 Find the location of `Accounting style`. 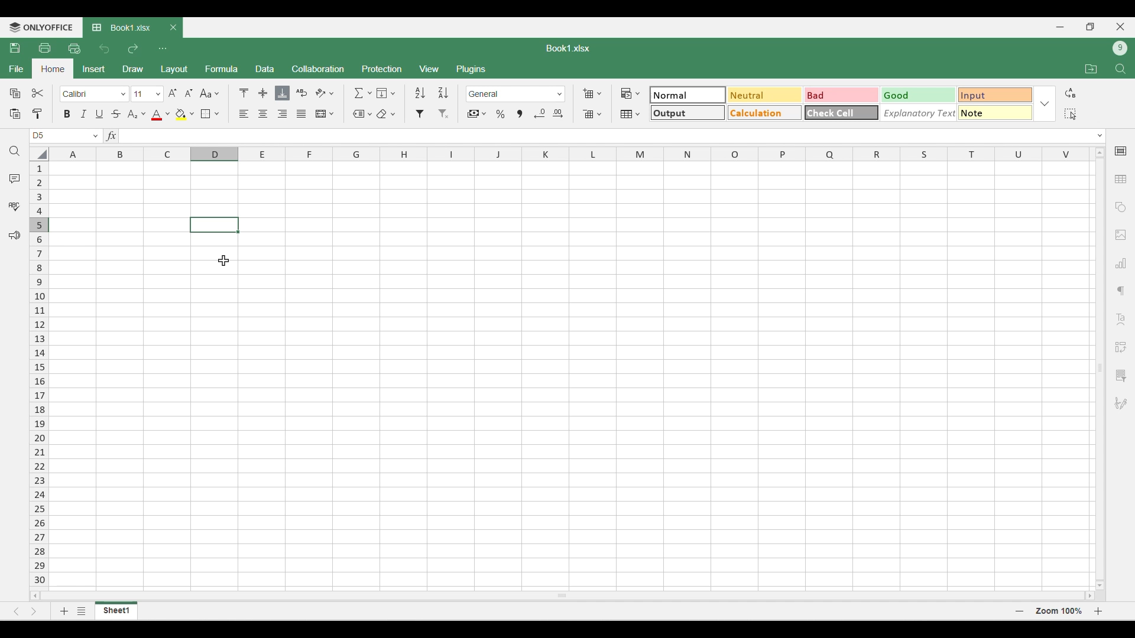

Accounting style is located at coordinates (478, 114).